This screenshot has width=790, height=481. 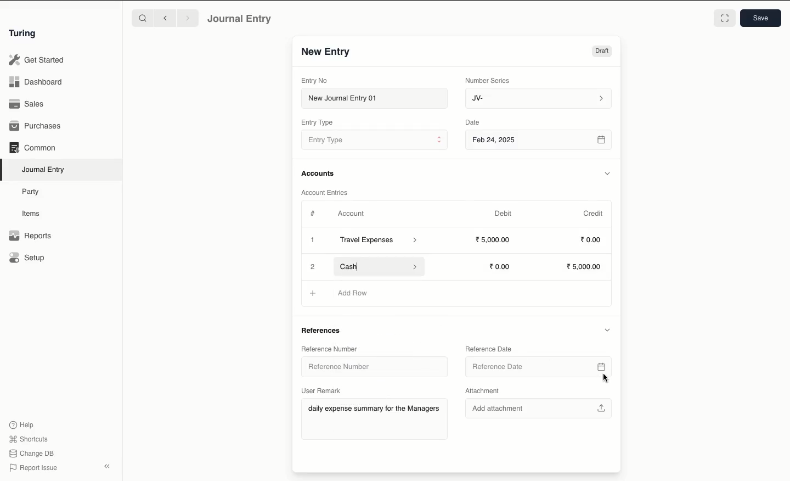 I want to click on Feb 24, 2025, so click(x=540, y=141).